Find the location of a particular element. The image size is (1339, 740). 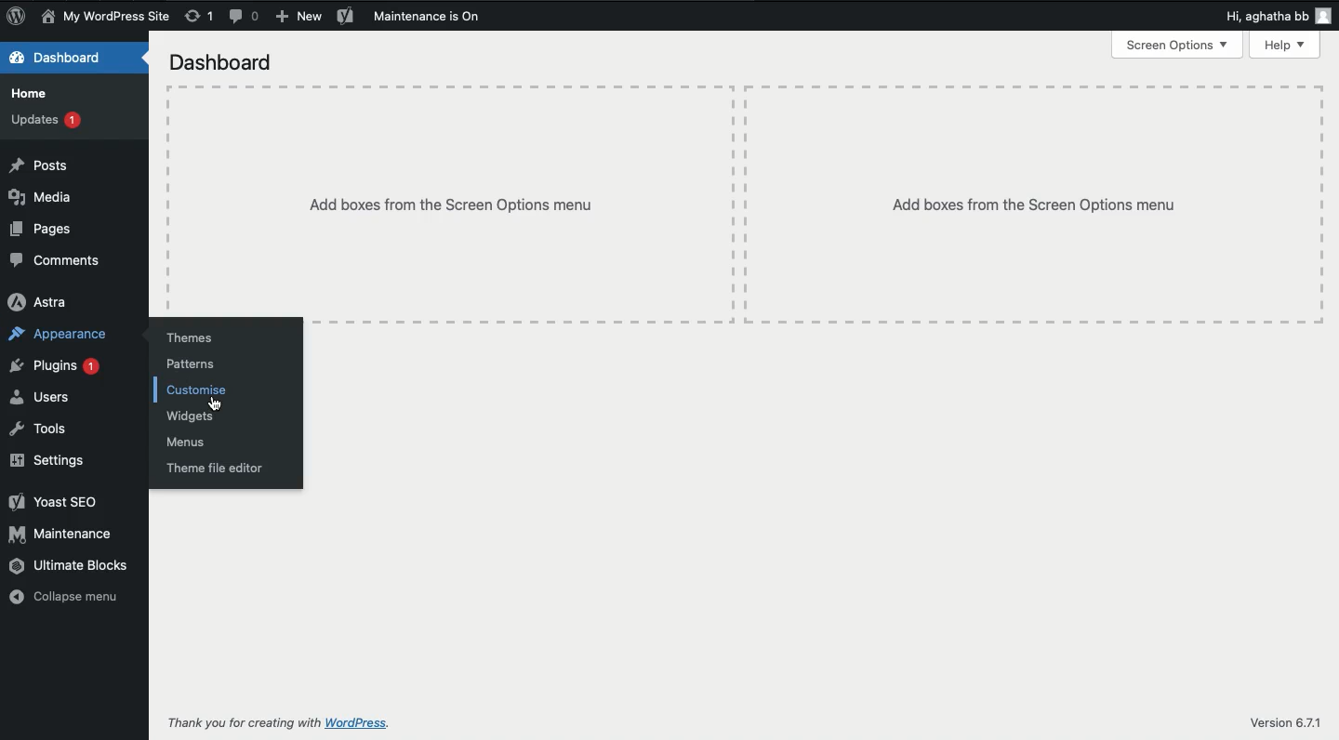

cursor is located at coordinates (217, 403).